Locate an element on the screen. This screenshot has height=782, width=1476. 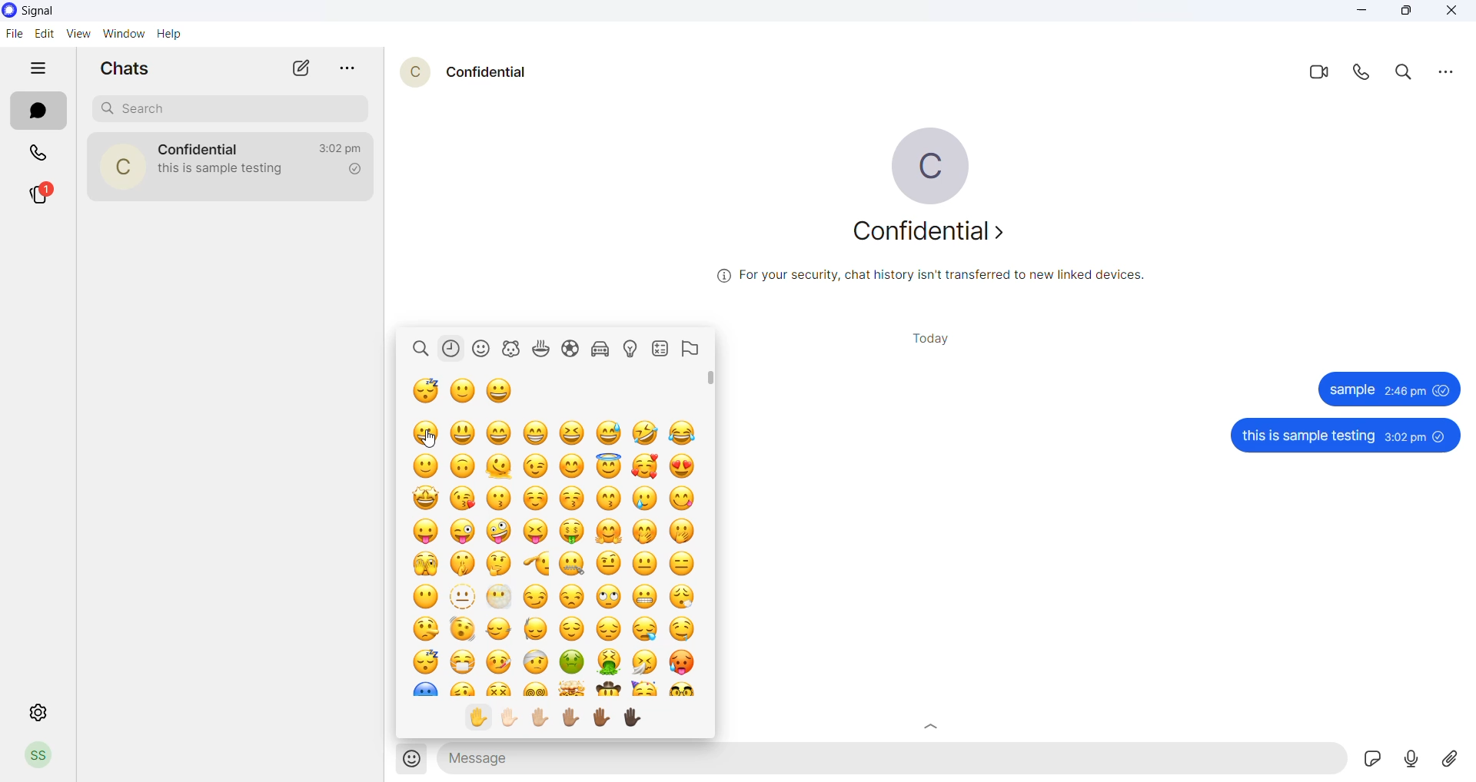
2:46 pm is located at coordinates (1405, 391).